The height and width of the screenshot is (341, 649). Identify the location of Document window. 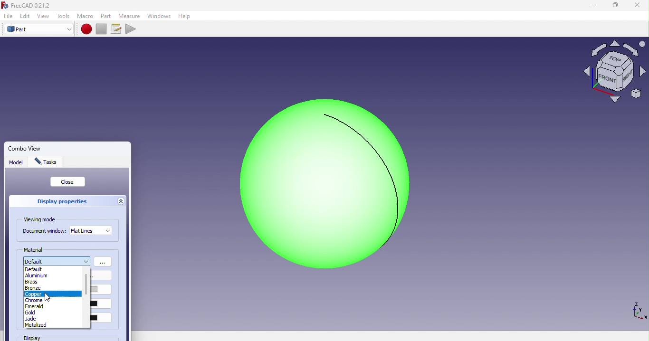
(44, 232).